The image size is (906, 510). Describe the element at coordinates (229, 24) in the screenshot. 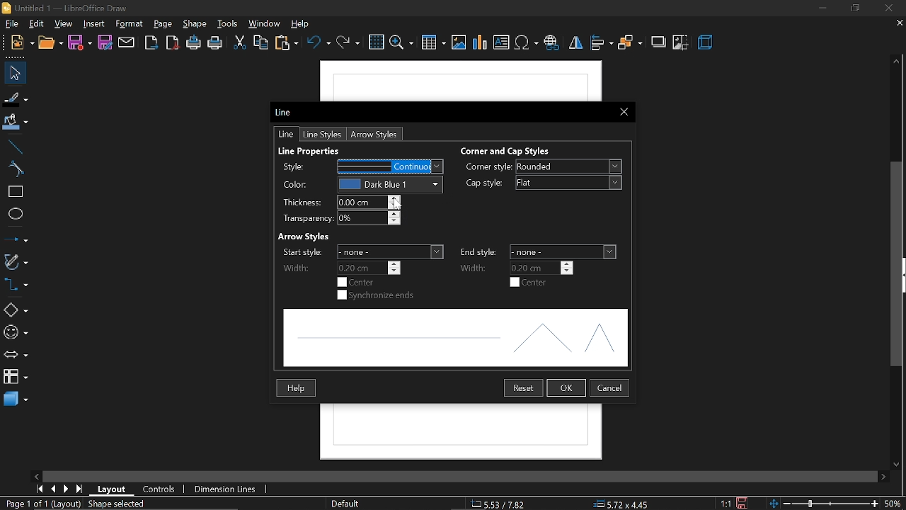

I see `tools` at that location.